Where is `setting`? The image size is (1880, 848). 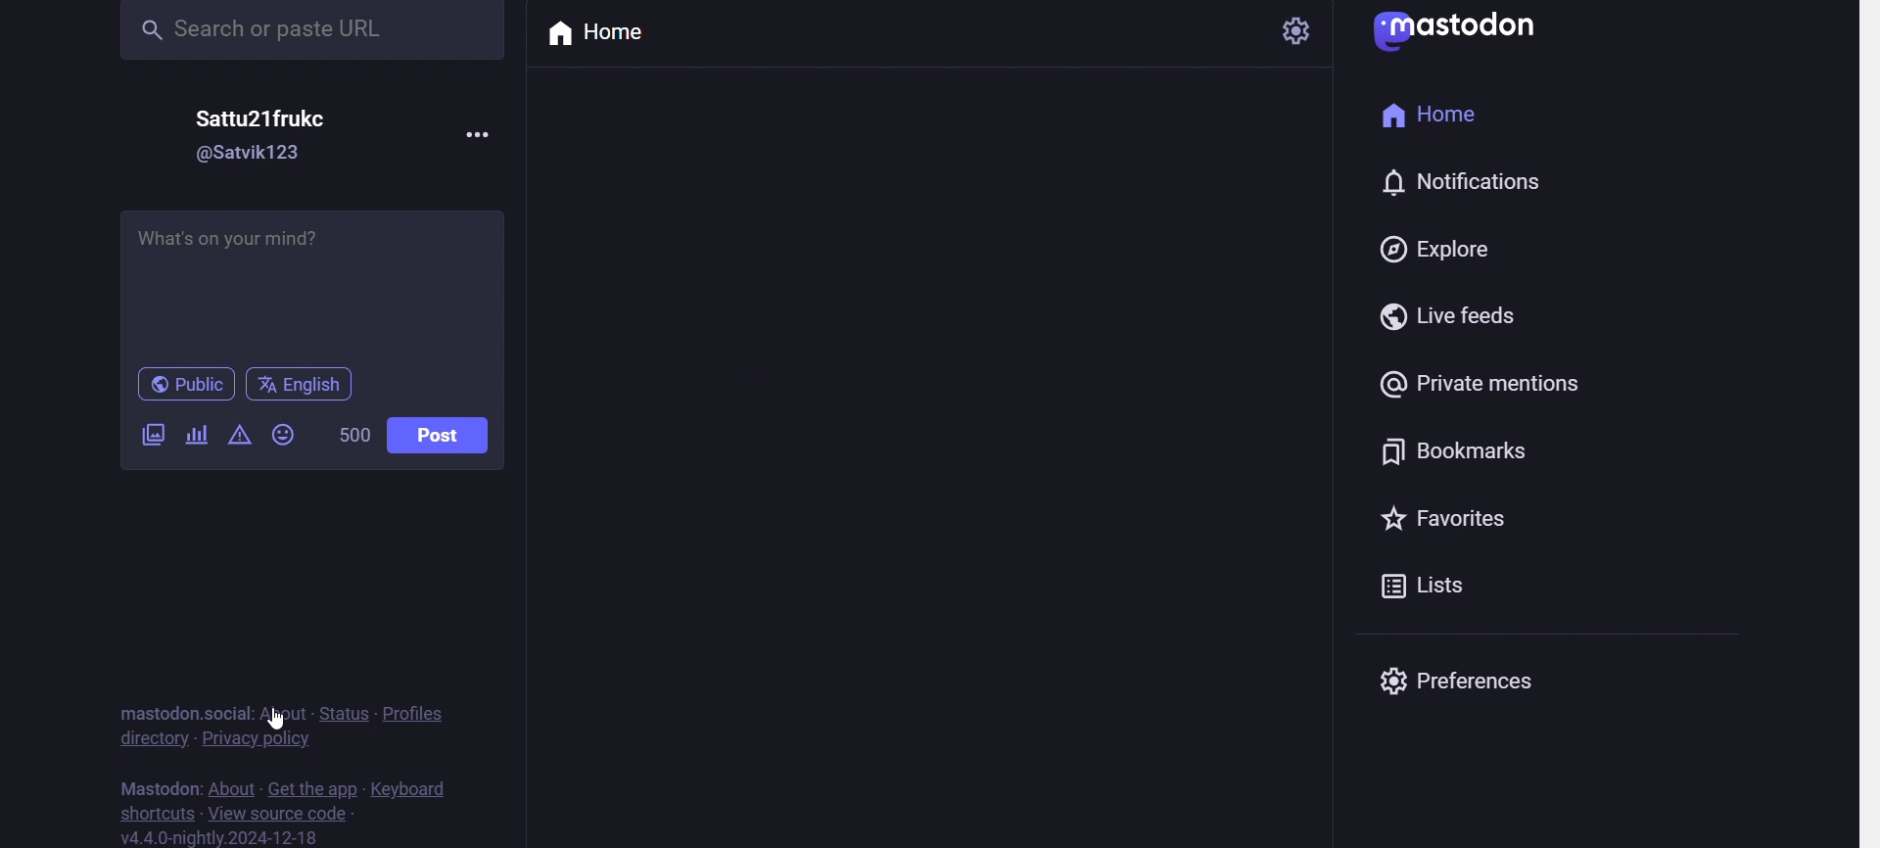 setting is located at coordinates (1297, 37).